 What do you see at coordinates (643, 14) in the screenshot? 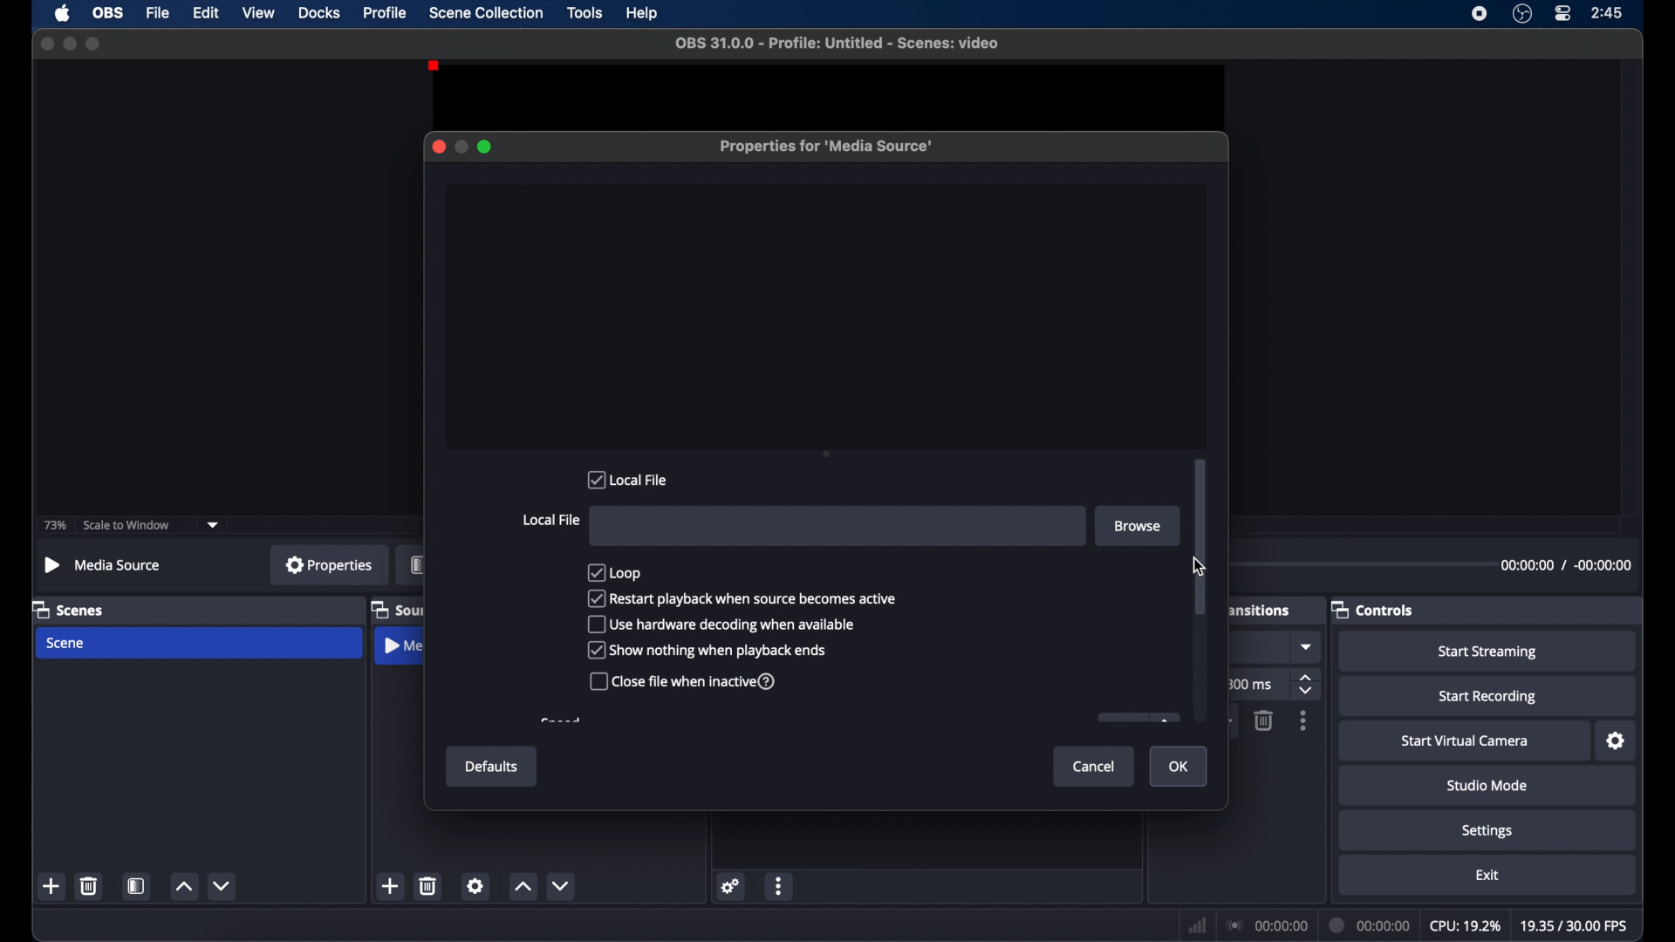
I see `help` at bounding box center [643, 14].